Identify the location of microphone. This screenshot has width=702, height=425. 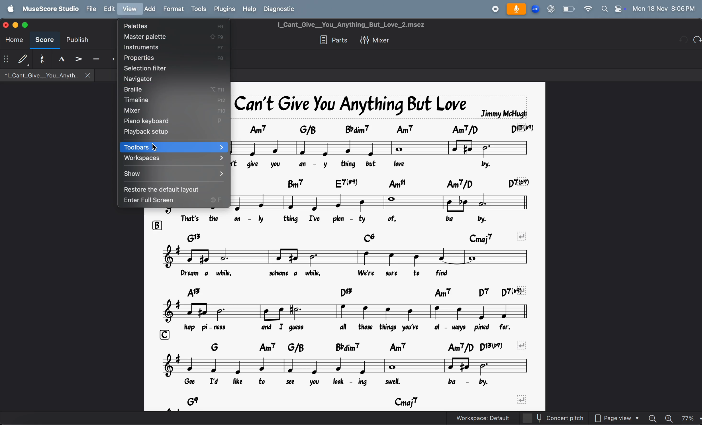
(517, 8).